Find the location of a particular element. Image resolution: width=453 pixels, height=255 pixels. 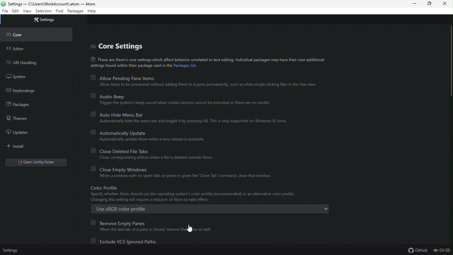

find  is located at coordinates (59, 11).